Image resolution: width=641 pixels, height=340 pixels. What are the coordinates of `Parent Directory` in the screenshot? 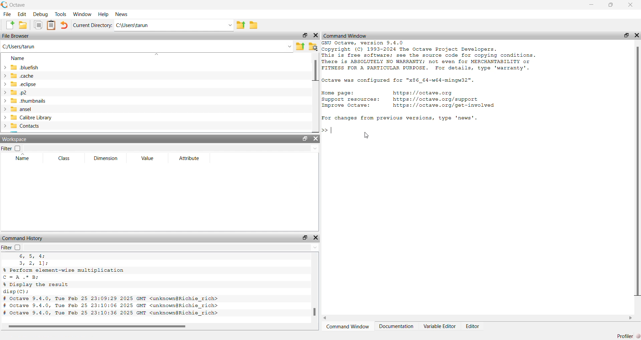 It's located at (240, 25).